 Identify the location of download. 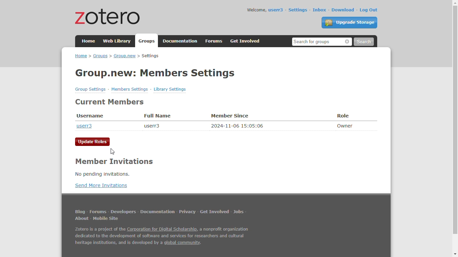
(343, 10).